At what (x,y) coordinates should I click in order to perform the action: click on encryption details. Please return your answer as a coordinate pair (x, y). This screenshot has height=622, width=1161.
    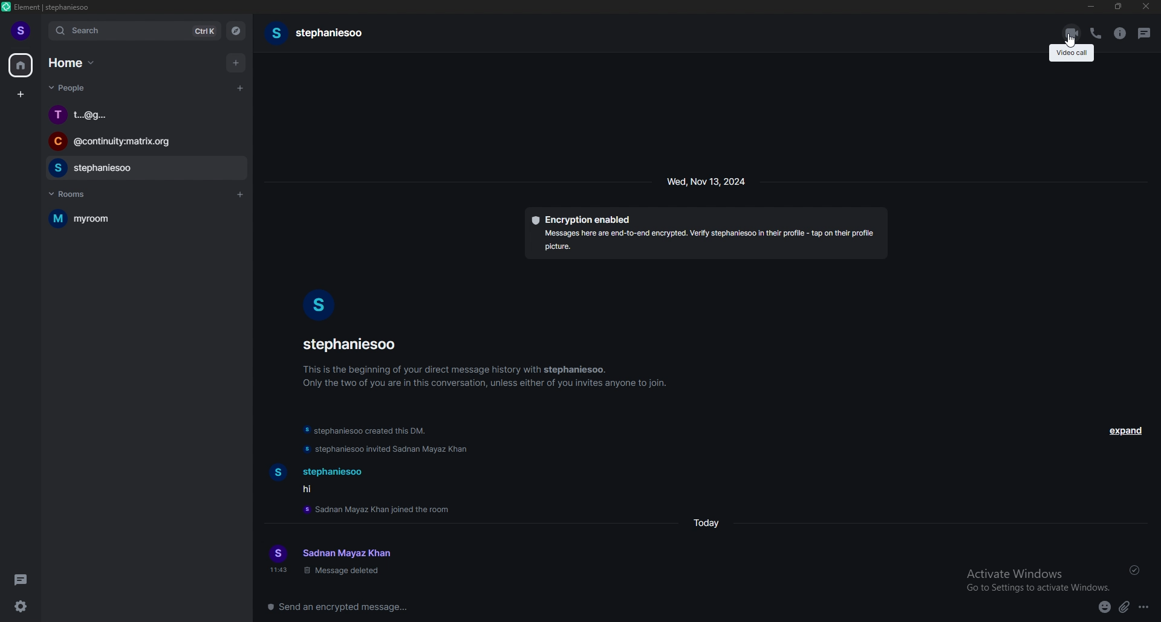
    Looking at the image, I should click on (706, 233).